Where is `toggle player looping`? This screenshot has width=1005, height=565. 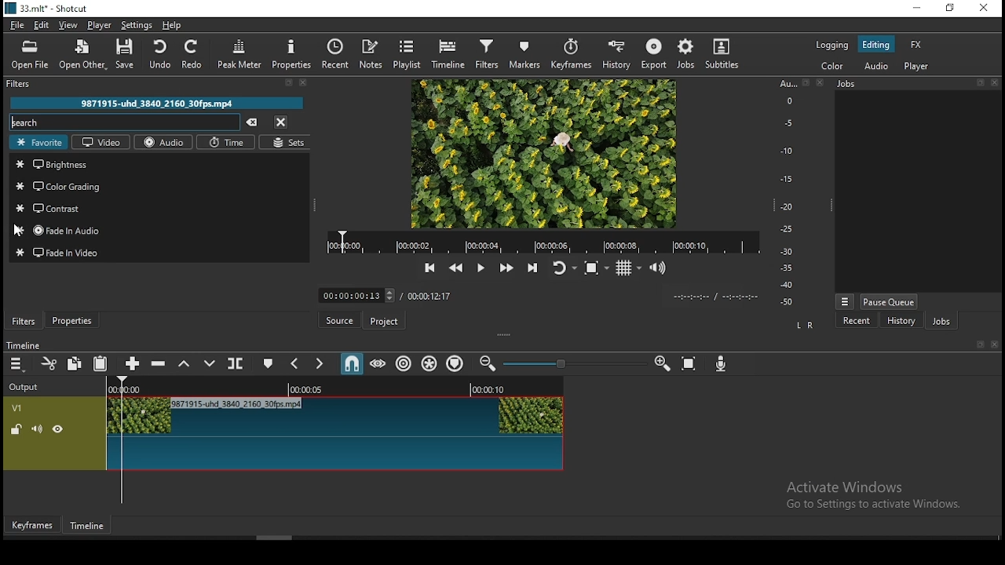 toggle player looping is located at coordinates (566, 268).